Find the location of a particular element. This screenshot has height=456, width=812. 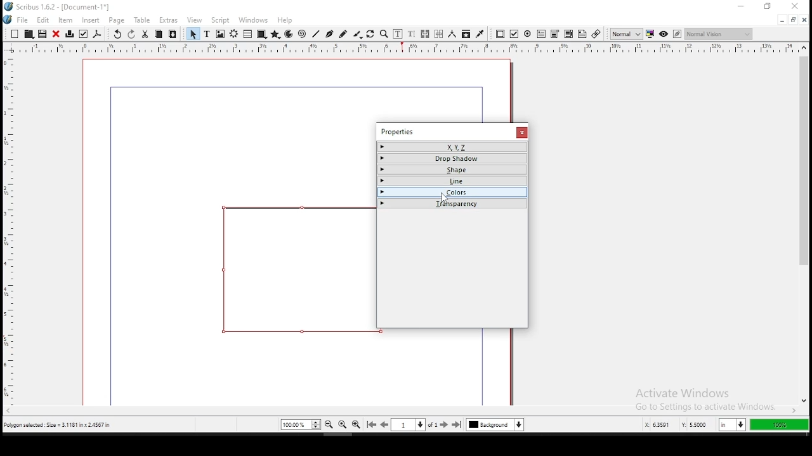

normal vision is located at coordinates (719, 34).